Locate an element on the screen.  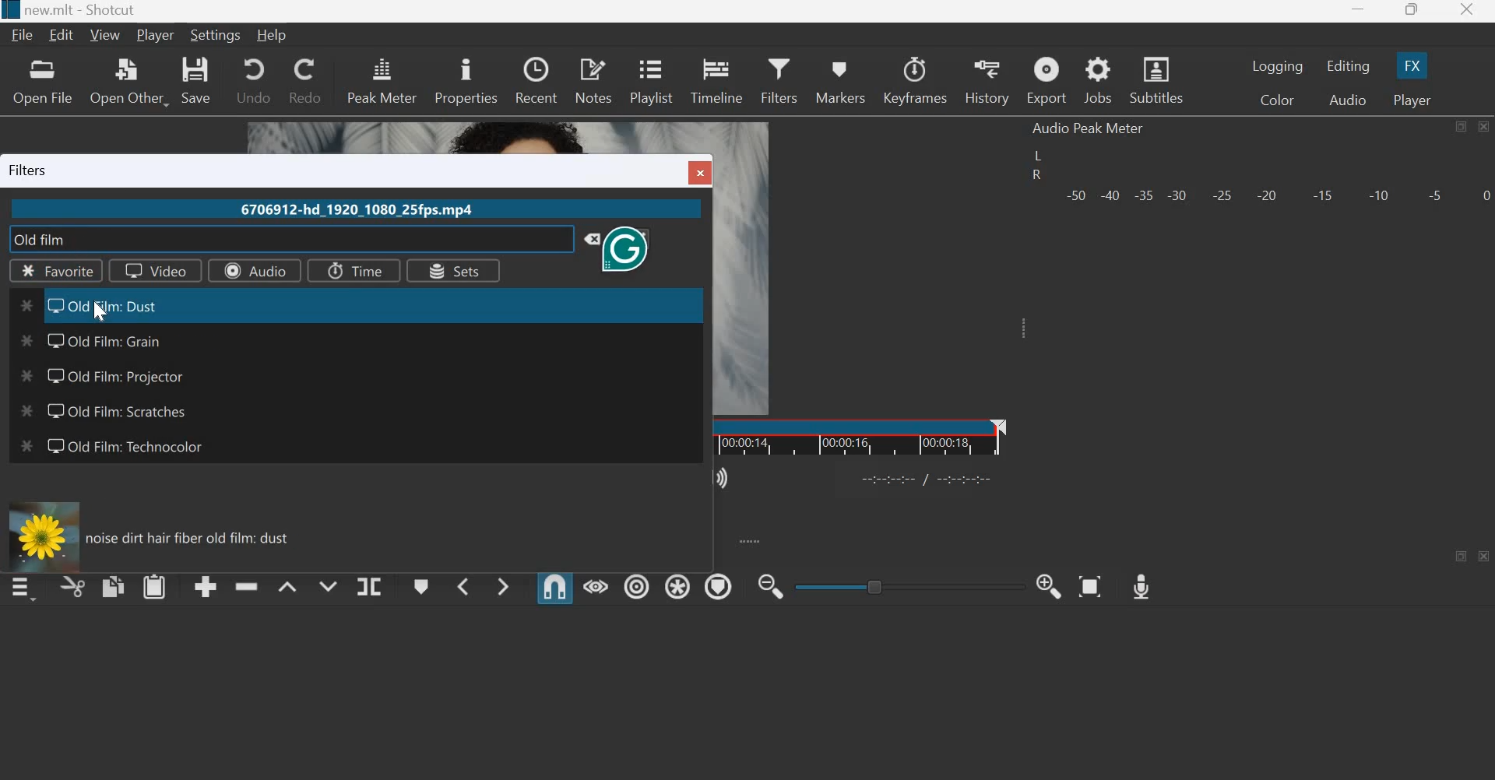
Sets is located at coordinates (452, 272).